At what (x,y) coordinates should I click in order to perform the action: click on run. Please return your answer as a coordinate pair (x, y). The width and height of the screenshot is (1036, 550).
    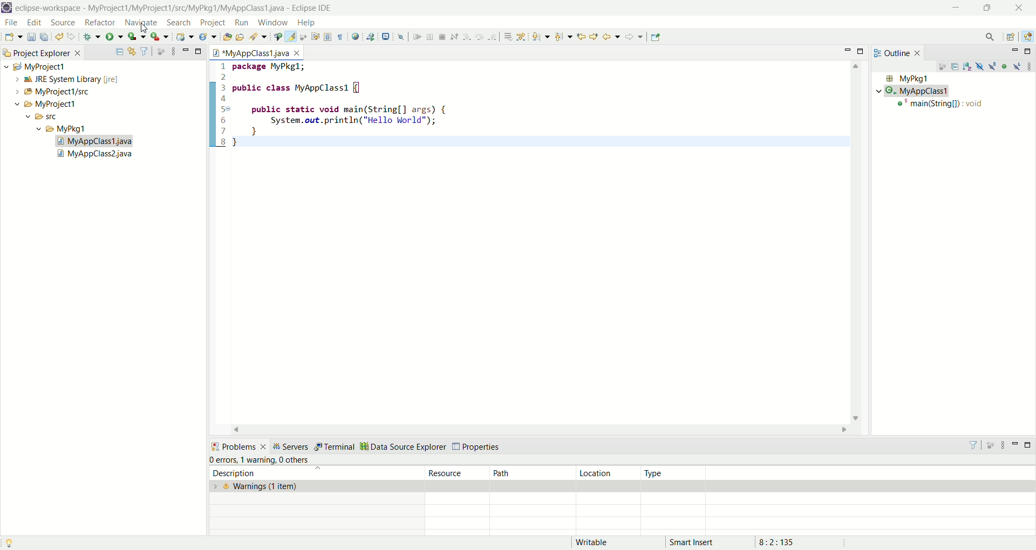
    Looking at the image, I should click on (242, 23).